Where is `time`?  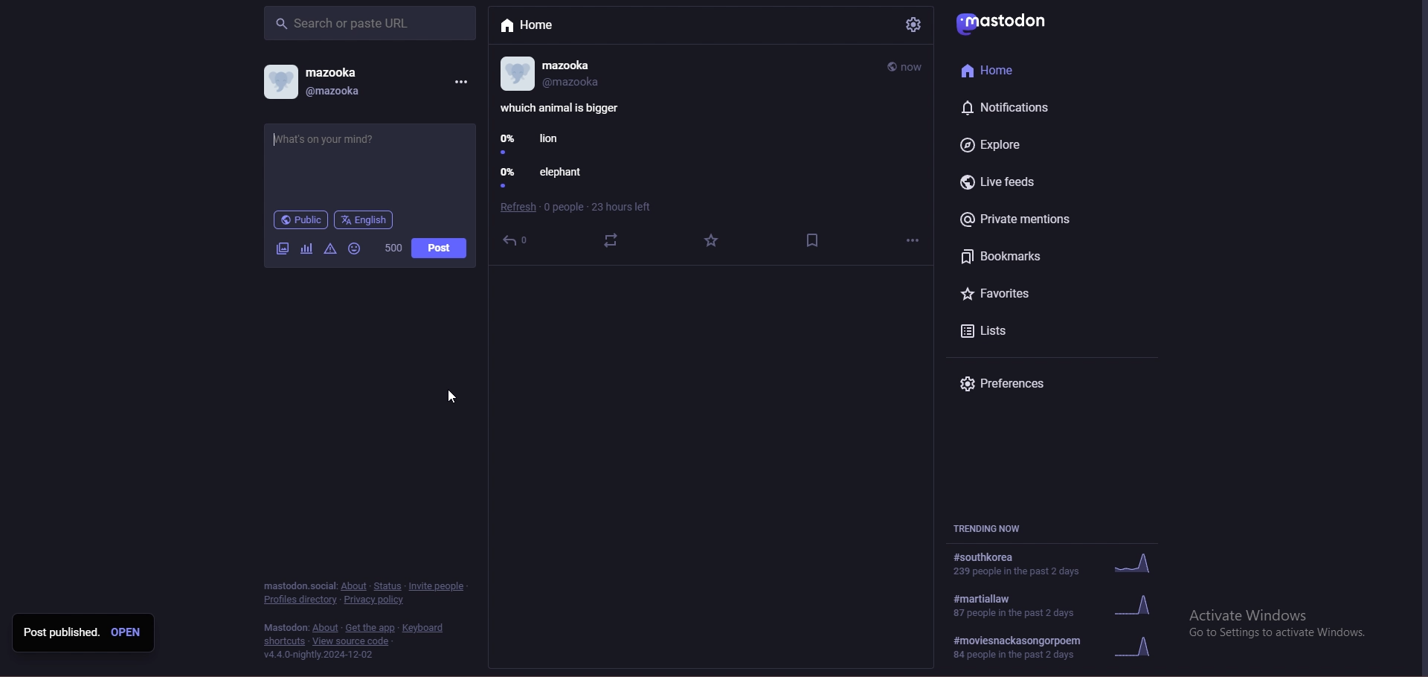
time is located at coordinates (907, 66).